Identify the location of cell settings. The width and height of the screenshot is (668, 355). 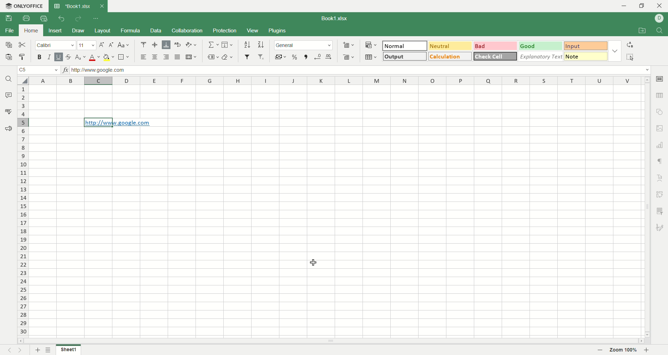
(659, 78).